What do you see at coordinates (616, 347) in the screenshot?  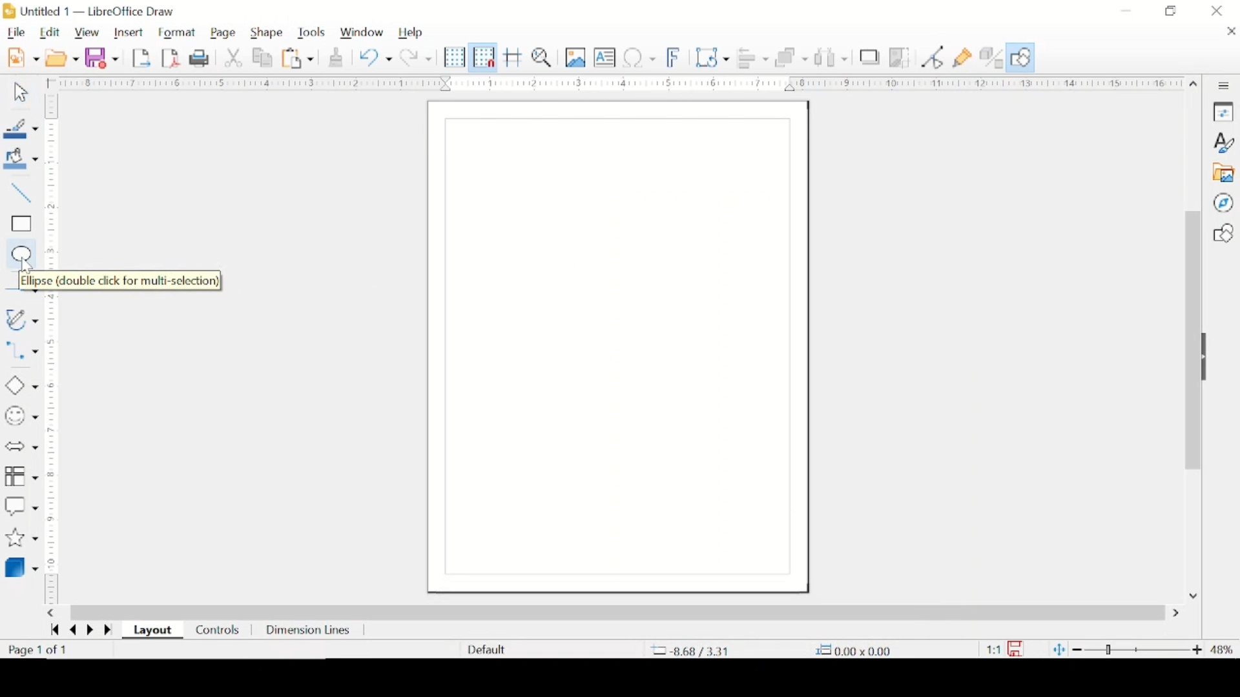 I see `blank canvas` at bounding box center [616, 347].